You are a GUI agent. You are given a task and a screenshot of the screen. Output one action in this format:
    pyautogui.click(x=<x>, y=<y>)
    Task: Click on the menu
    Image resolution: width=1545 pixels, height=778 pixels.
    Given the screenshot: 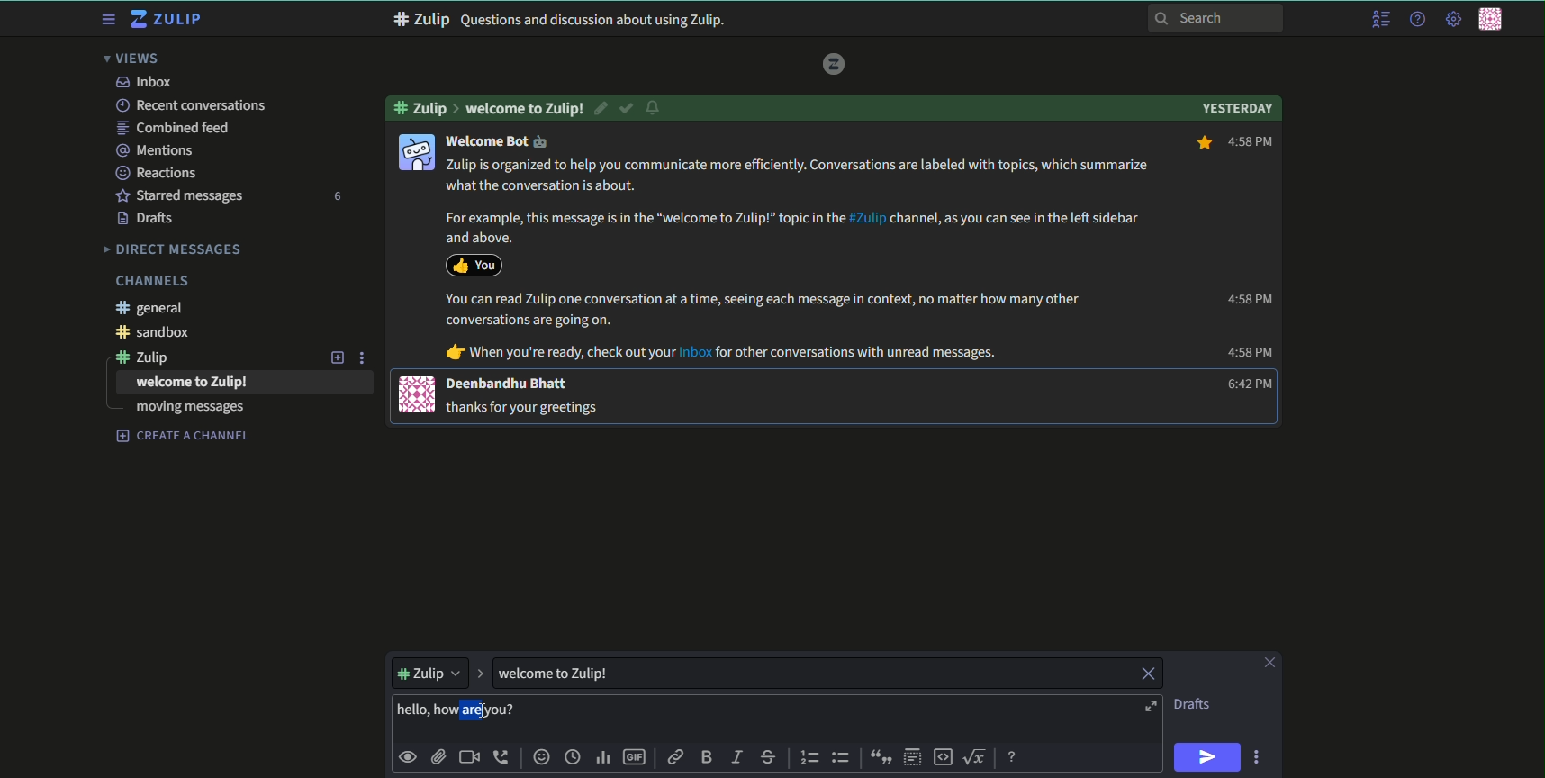 What is the action you would take?
    pyautogui.click(x=106, y=20)
    